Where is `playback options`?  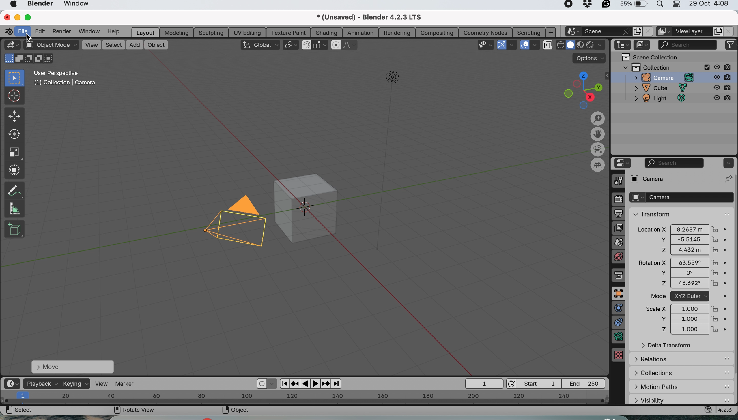 playback options is located at coordinates (313, 384).